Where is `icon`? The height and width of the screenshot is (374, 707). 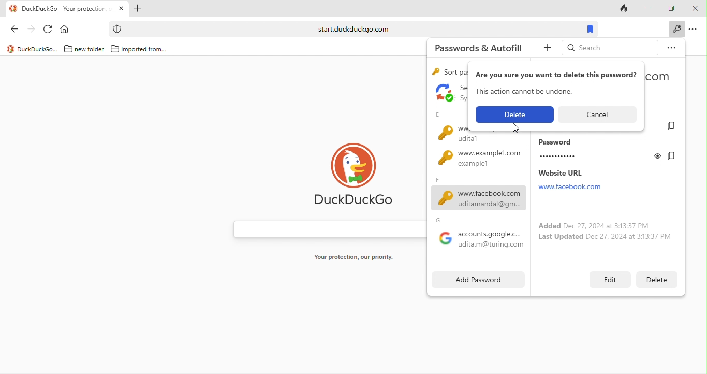 icon is located at coordinates (436, 71).